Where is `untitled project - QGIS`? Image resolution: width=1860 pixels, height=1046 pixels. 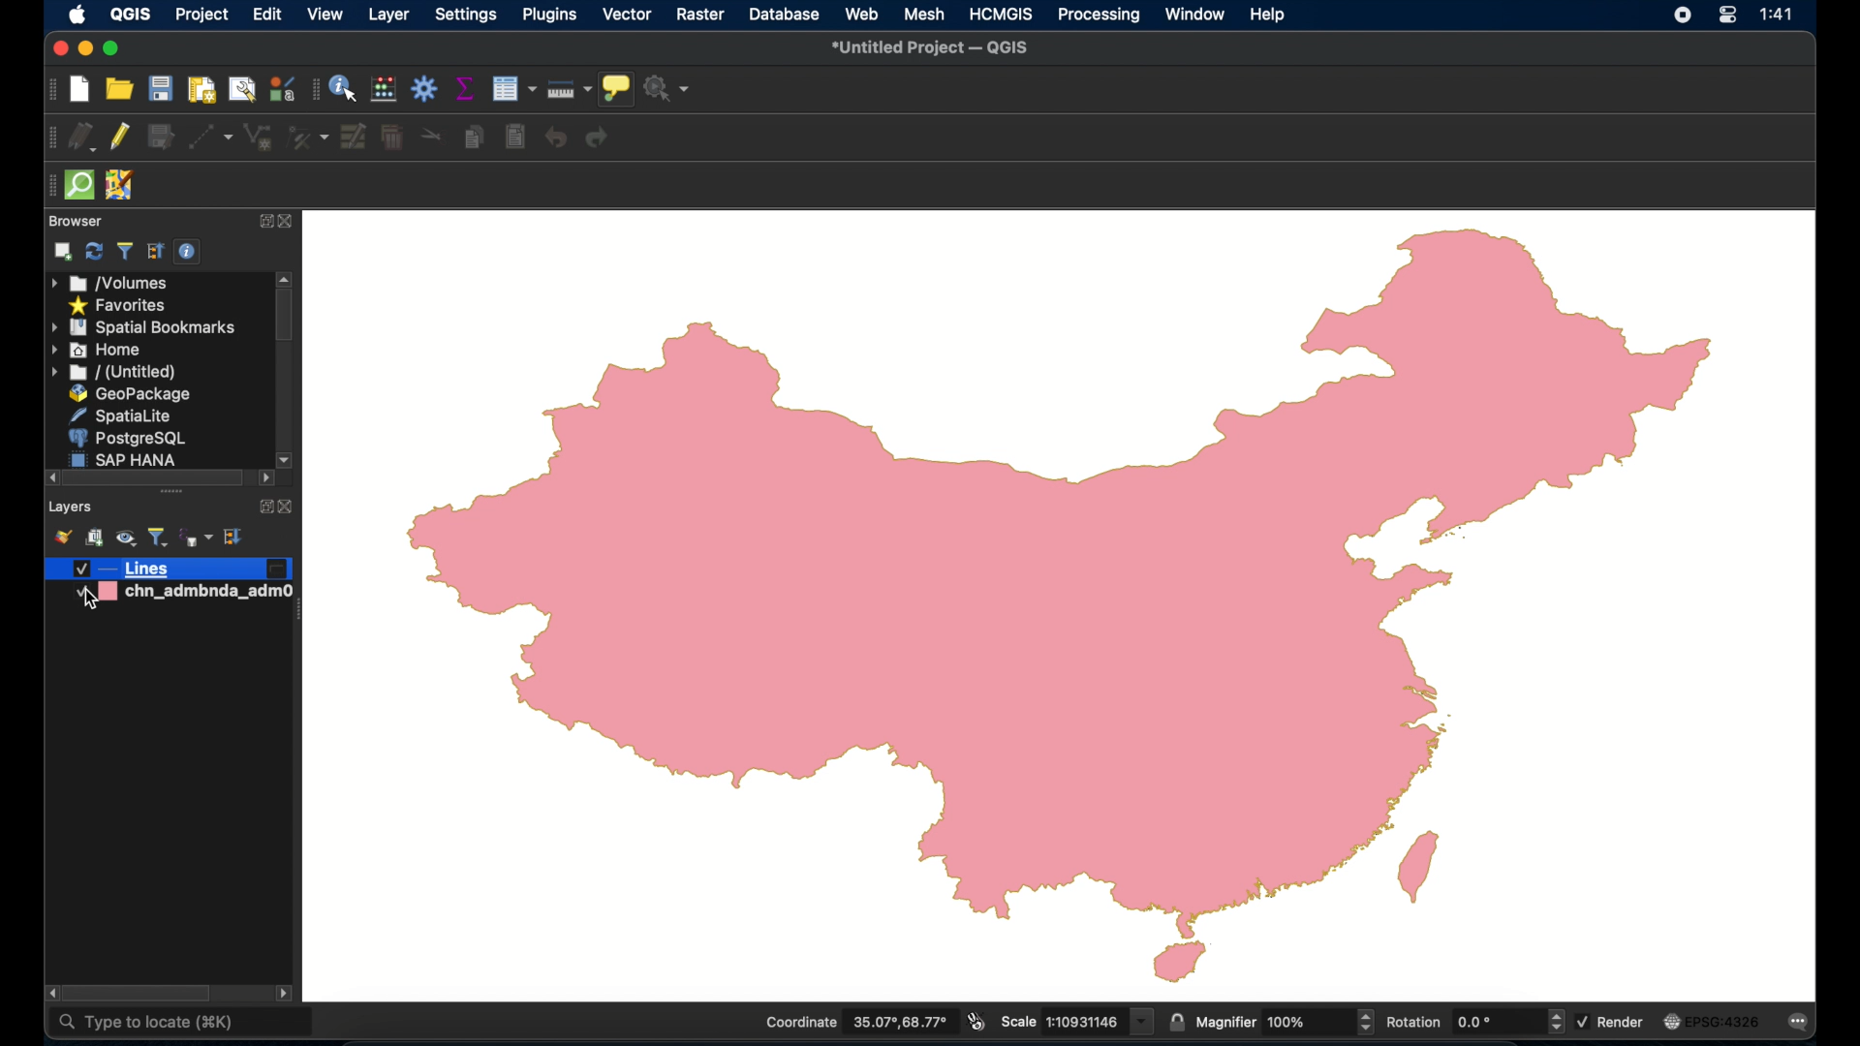
untitled project - QGIS is located at coordinates (931, 49).